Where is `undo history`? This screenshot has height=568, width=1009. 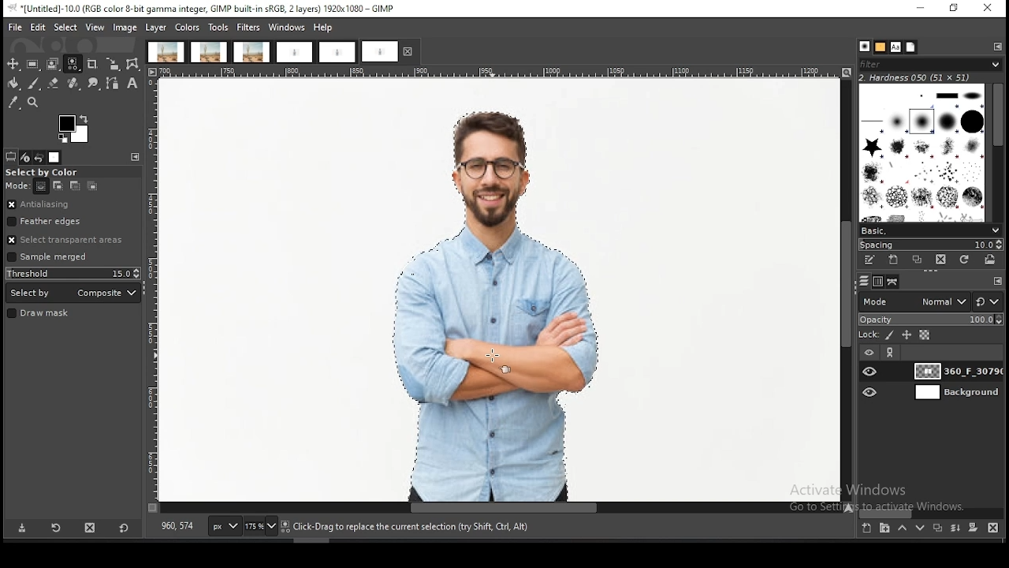 undo history is located at coordinates (39, 158).